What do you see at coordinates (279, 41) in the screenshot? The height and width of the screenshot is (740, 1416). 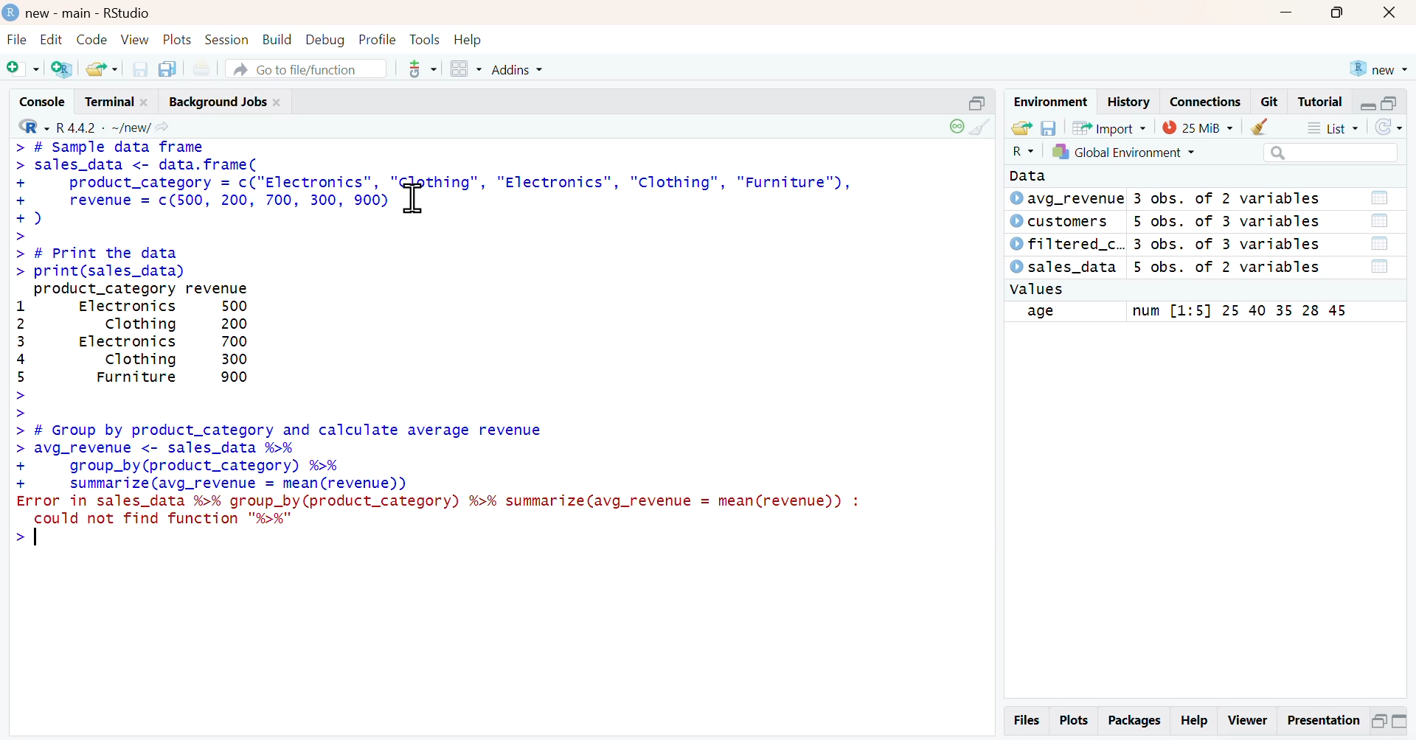 I see `Build` at bounding box center [279, 41].